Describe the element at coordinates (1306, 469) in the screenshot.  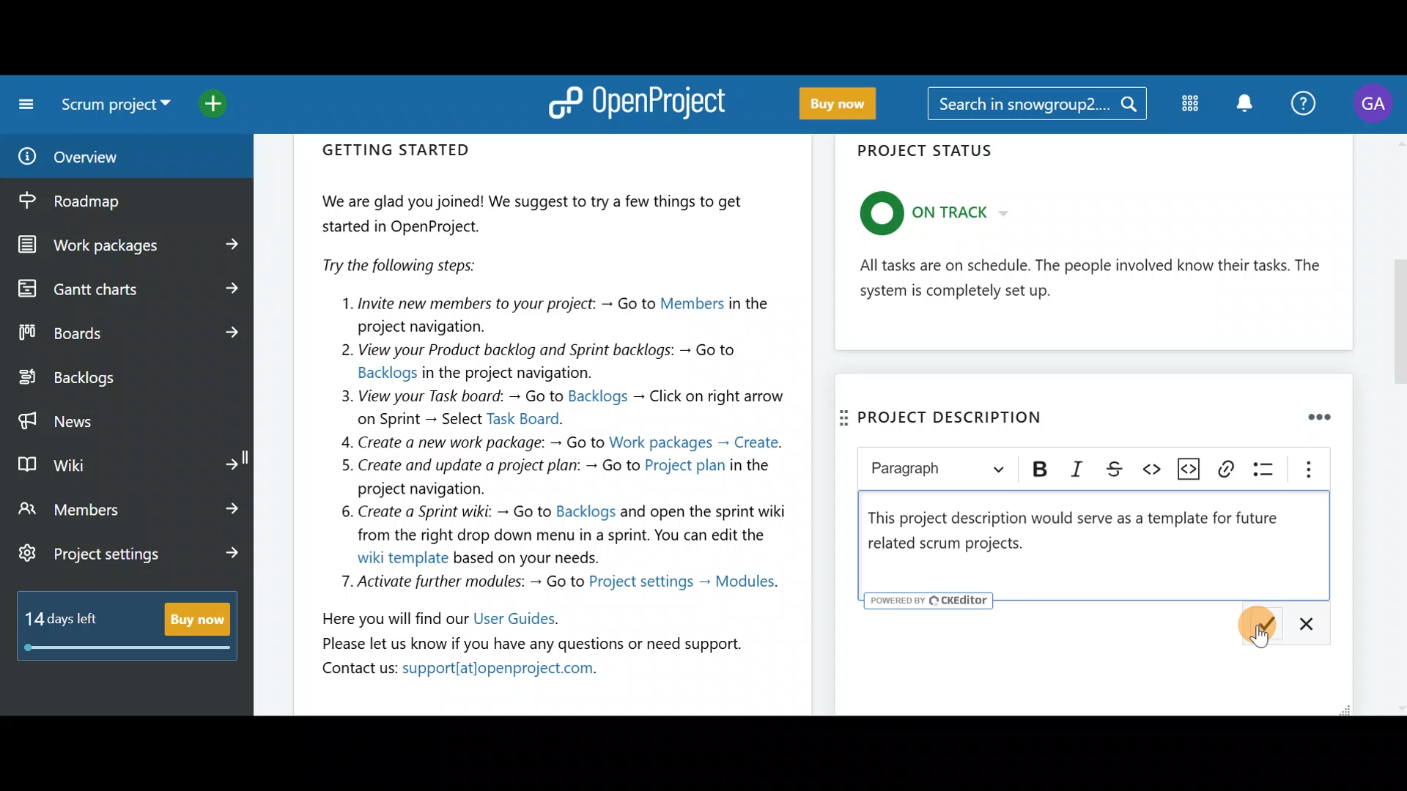
I see `Show more items` at that location.